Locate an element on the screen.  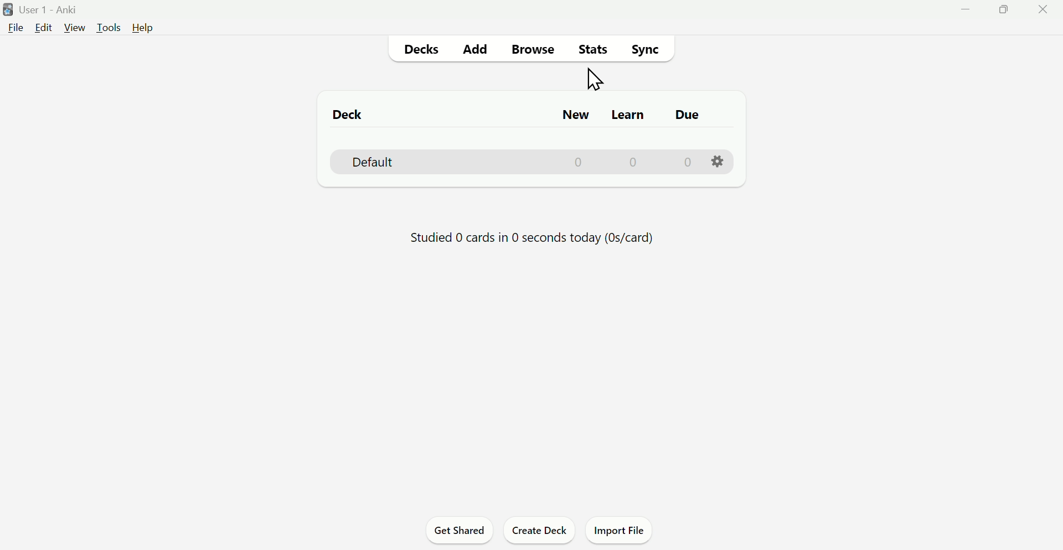
0 is located at coordinates (689, 162).